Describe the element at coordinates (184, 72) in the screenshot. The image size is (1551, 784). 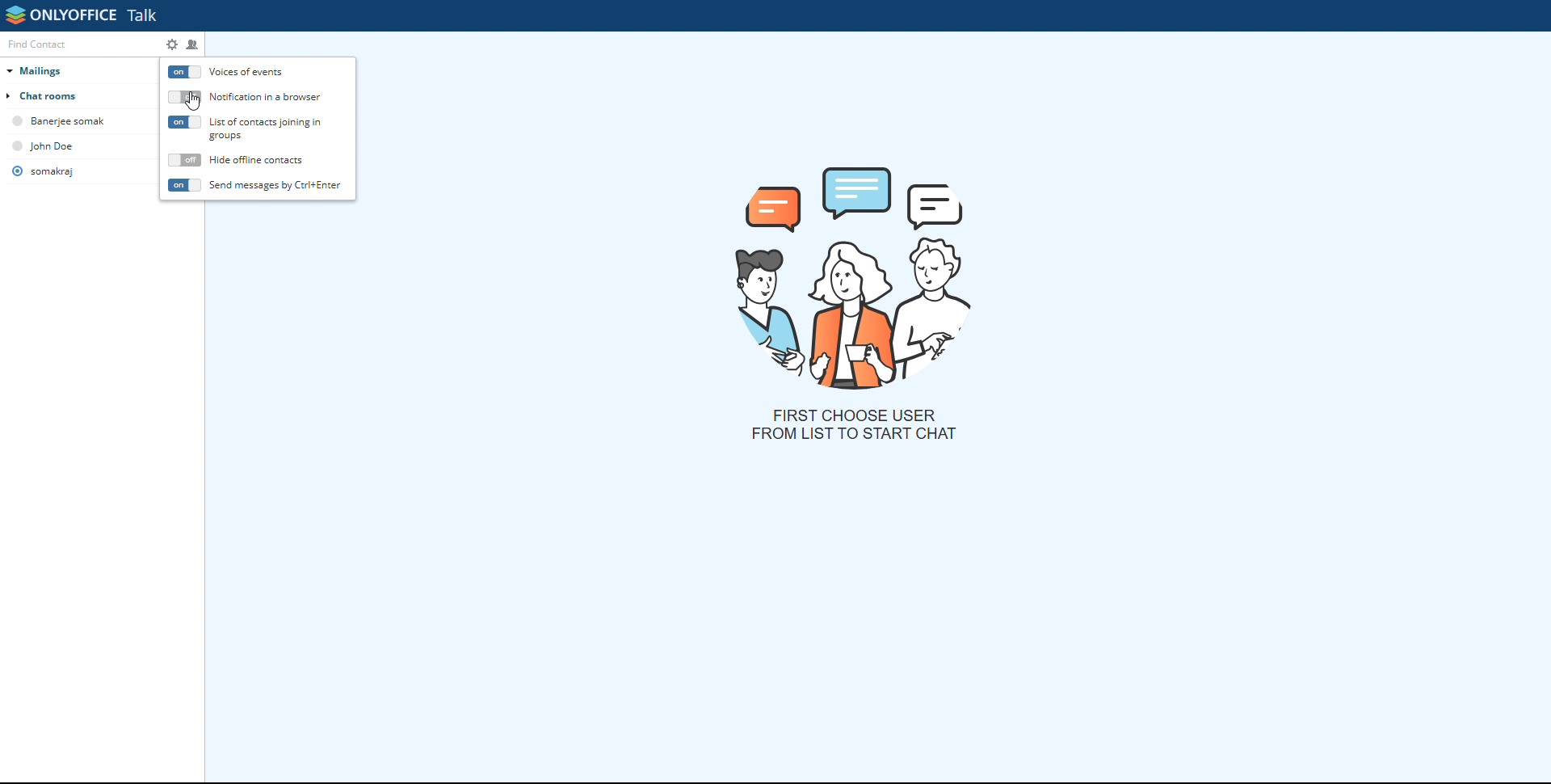
I see `voices of events` at that location.